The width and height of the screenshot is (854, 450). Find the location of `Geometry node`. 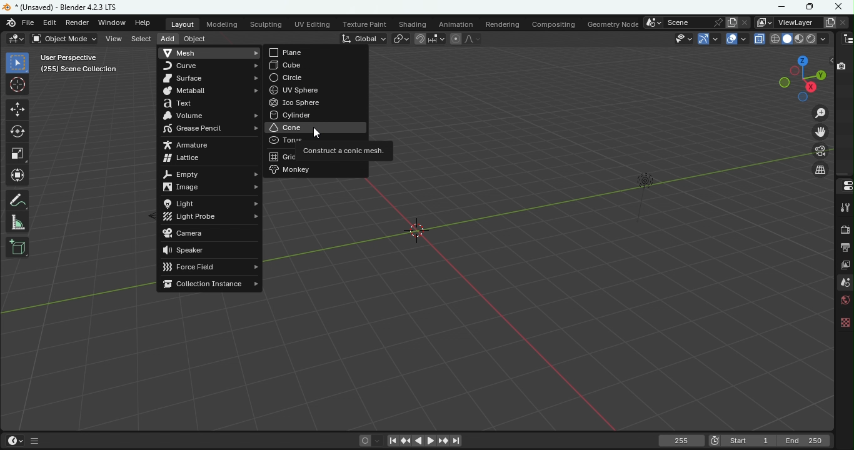

Geometry node is located at coordinates (612, 23).